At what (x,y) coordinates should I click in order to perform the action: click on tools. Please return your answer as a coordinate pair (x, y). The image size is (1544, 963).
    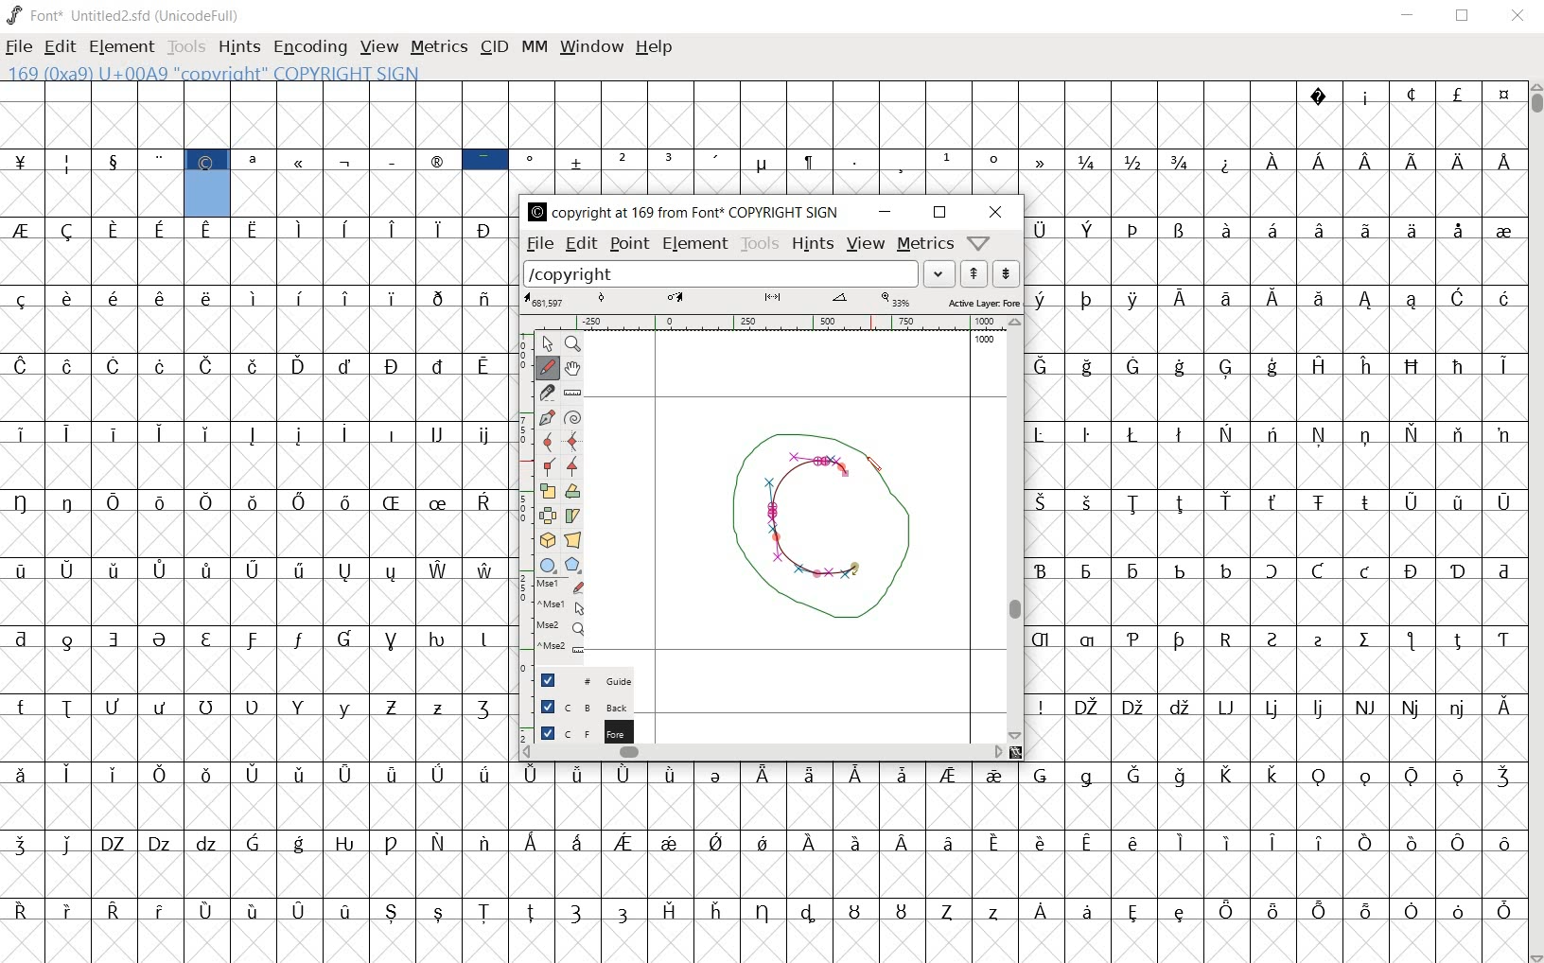
    Looking at the image, I should click on (188, 49).